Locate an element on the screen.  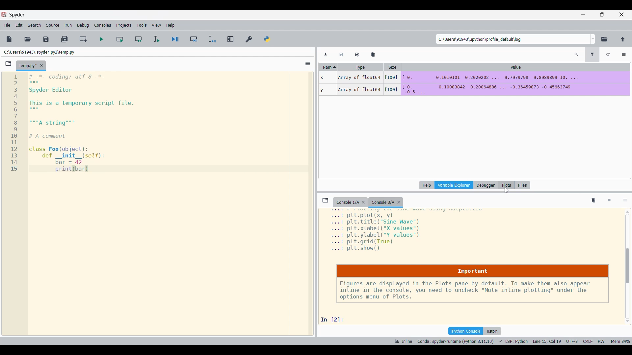
PROGRAMMING LANGUAGE is located at coordinates (513, 341).